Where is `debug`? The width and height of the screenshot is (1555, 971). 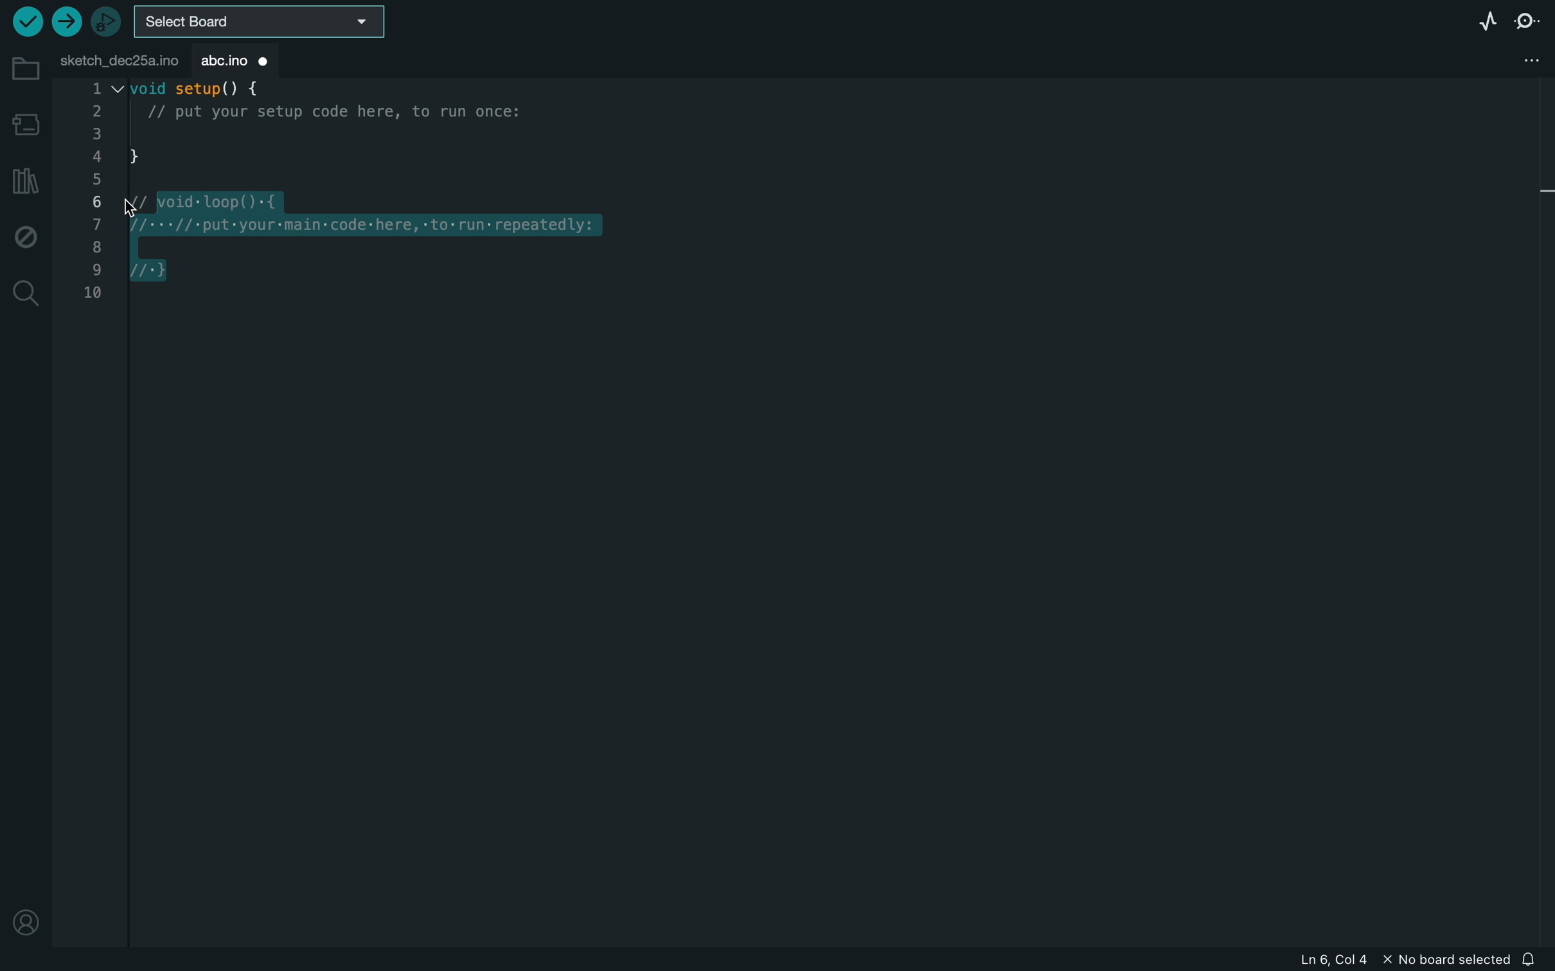 debug is located at coordinates (24, 235).